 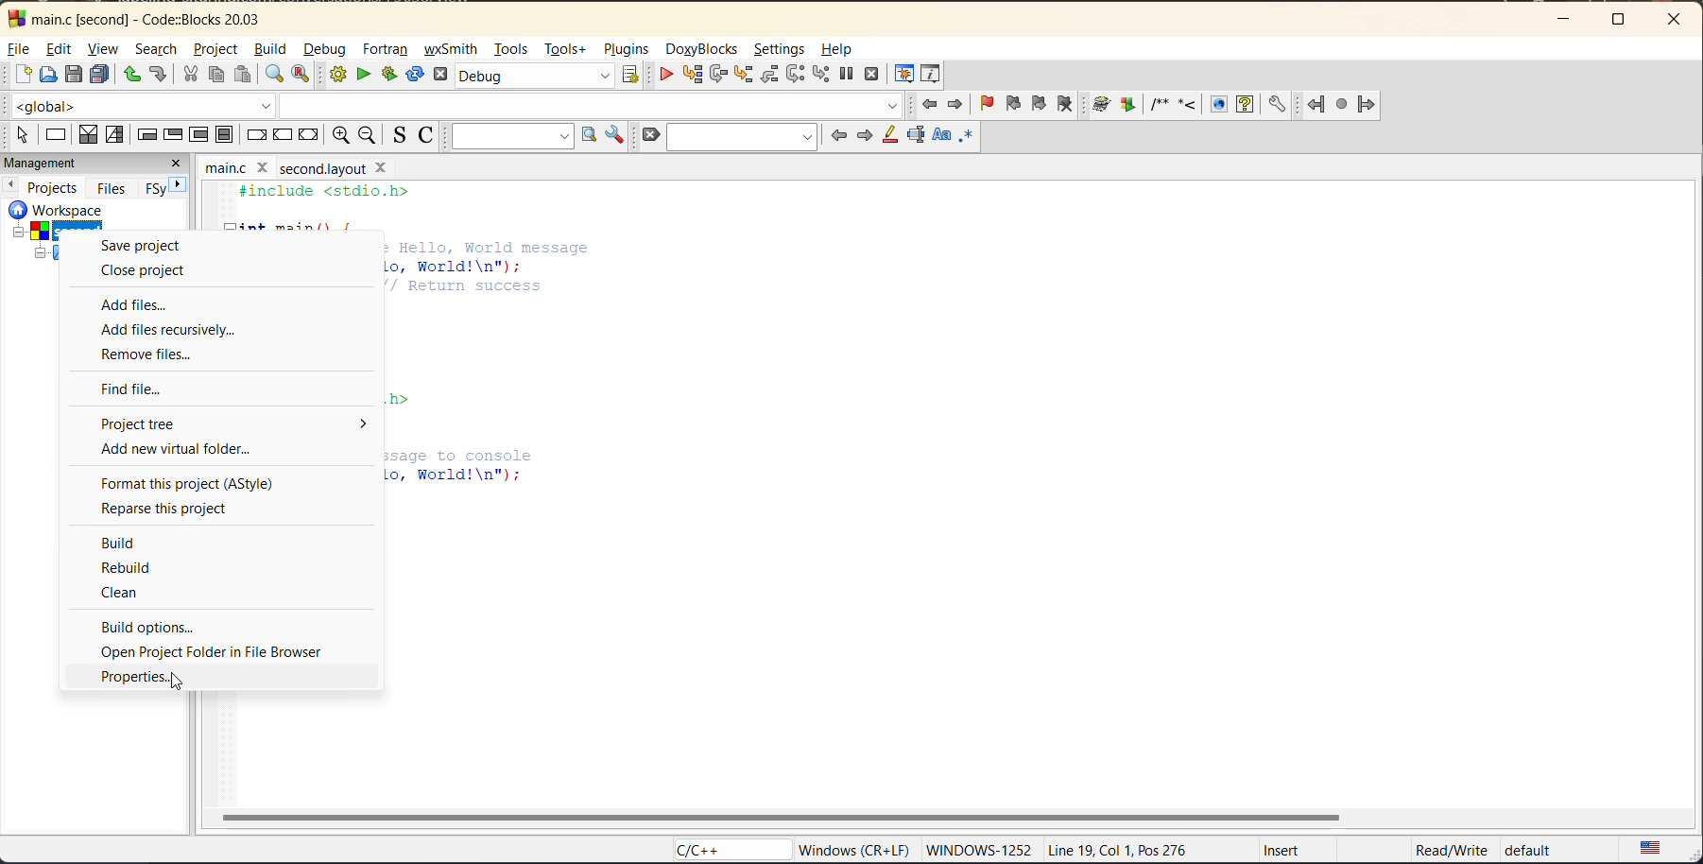 I want to click on drop down, so click(x=359, y=425).